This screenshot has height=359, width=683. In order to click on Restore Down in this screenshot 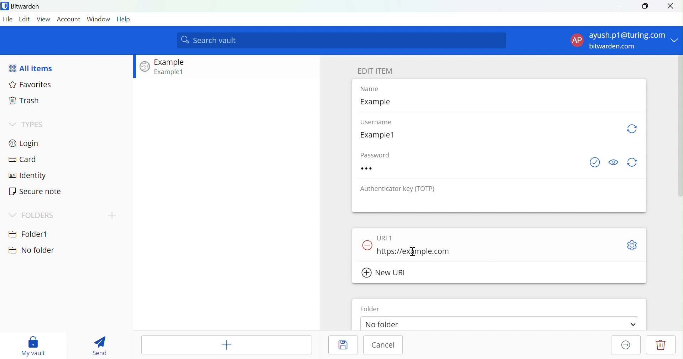, I will do `click(645, 6)`.